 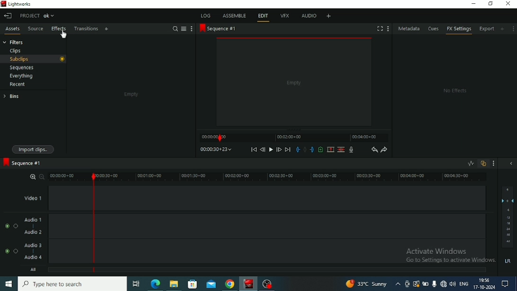 What do you see at coordinates (206, 15) in the screenshot?
I see `Log` at bounding box center [206, 15].